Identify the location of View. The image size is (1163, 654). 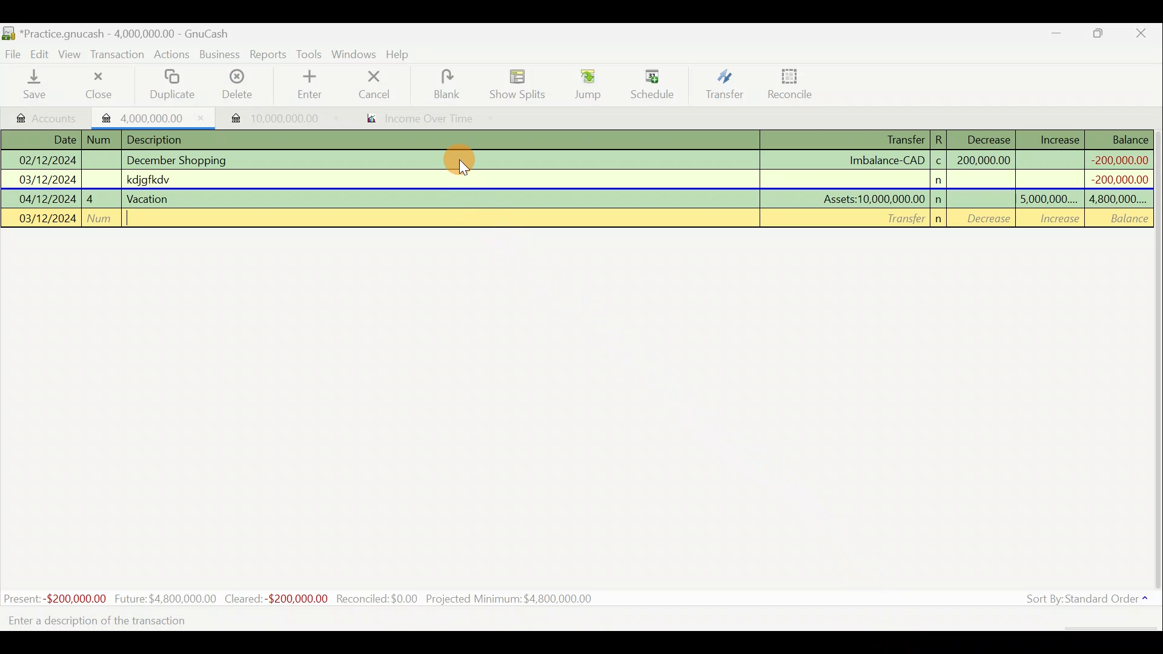
(71, 54).